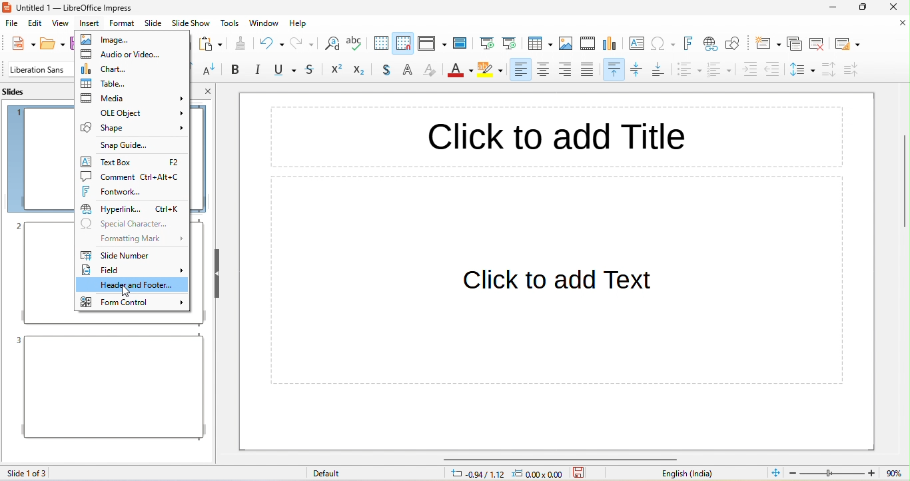 Image resolution: width=910 pixels, height=481 pixels. Describe the element at coordinates (264, 23) in the screenshot. I see `window` at that location.